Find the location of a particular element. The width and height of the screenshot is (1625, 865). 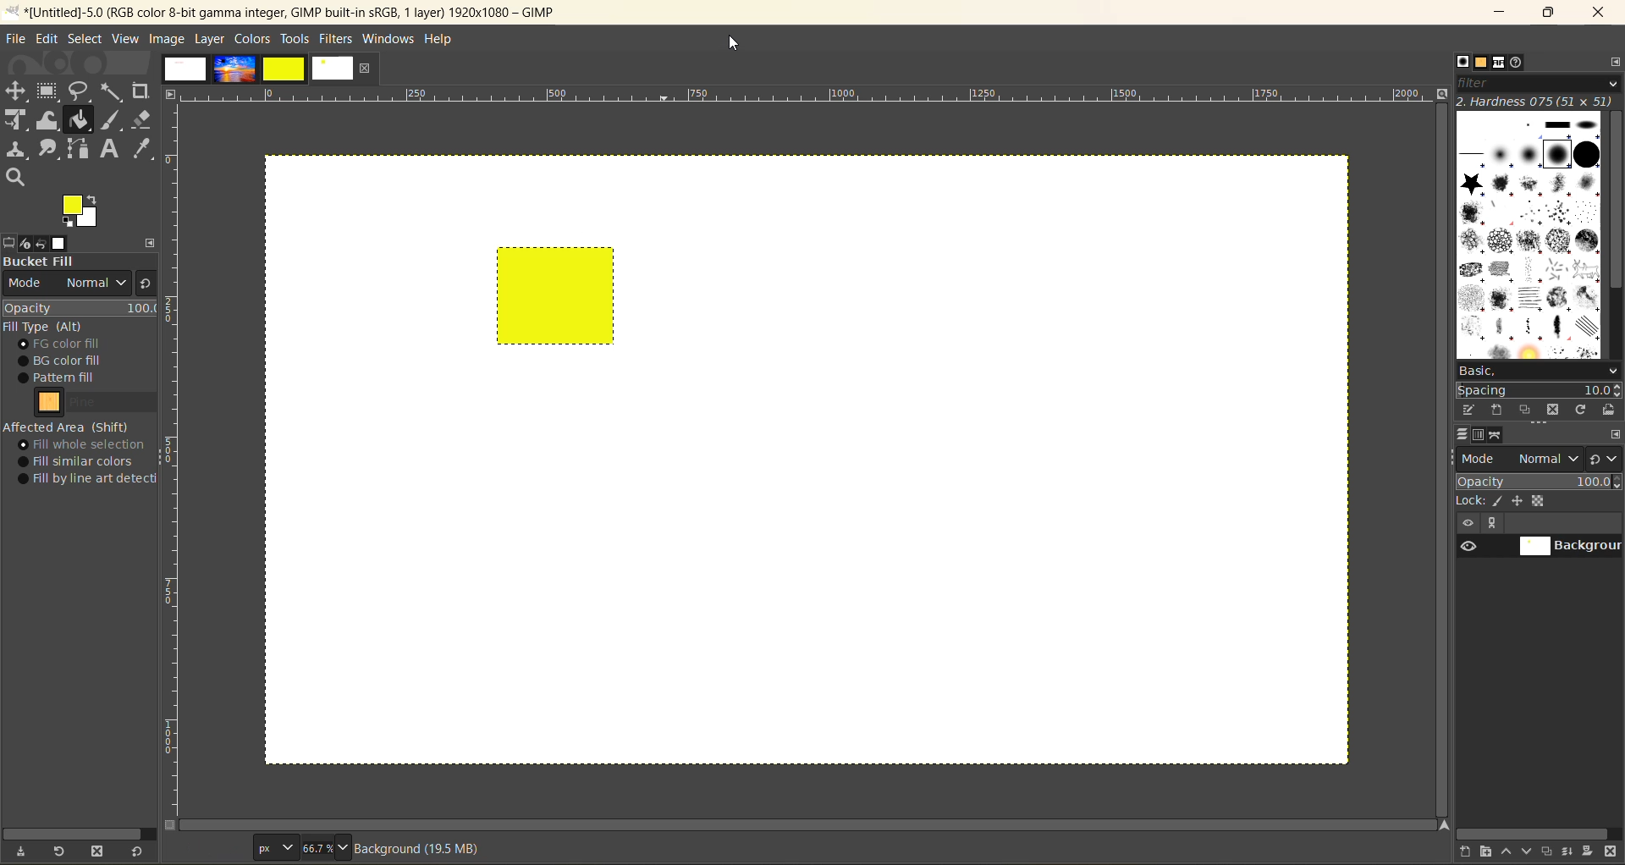

delete this layer is located at coordinates (1611, 853).